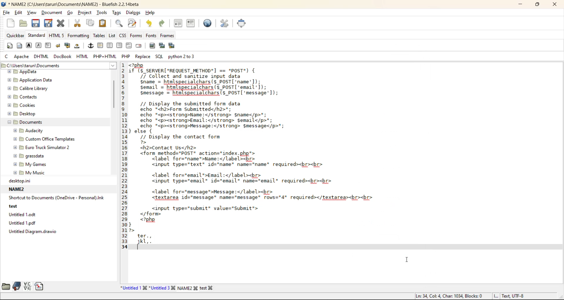  Describe the element at coordinates (152, 45) in the screenshot. I see `insert  image` at that location.